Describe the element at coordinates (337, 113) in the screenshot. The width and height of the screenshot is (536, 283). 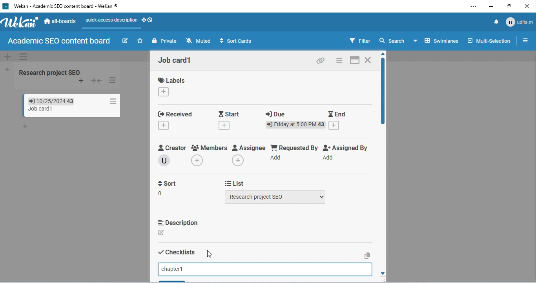
I see `end` at that location.